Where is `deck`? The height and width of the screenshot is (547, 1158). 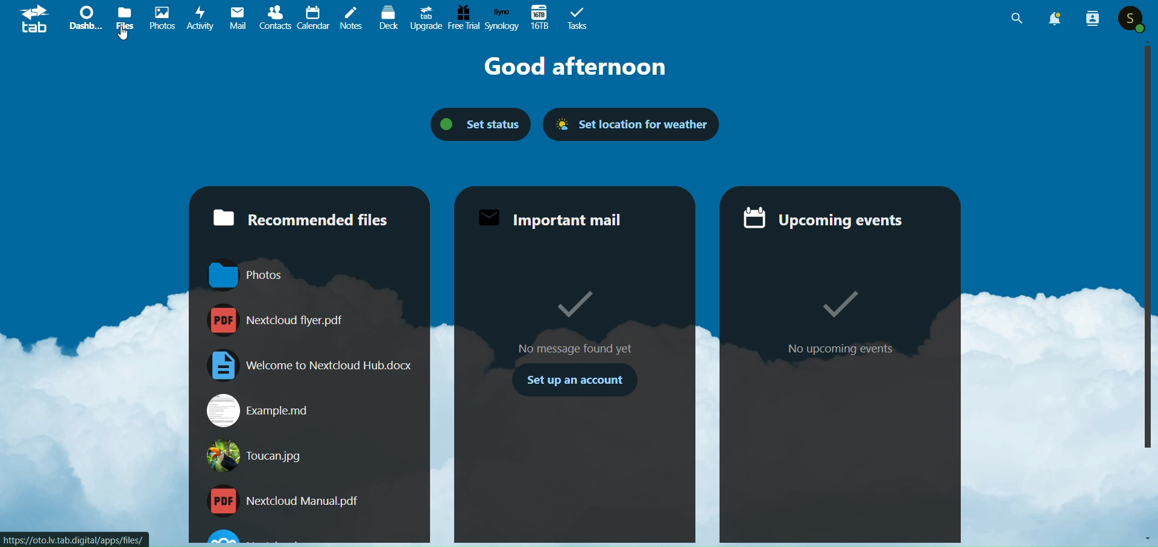 deck is located at coordinates (387, 20).